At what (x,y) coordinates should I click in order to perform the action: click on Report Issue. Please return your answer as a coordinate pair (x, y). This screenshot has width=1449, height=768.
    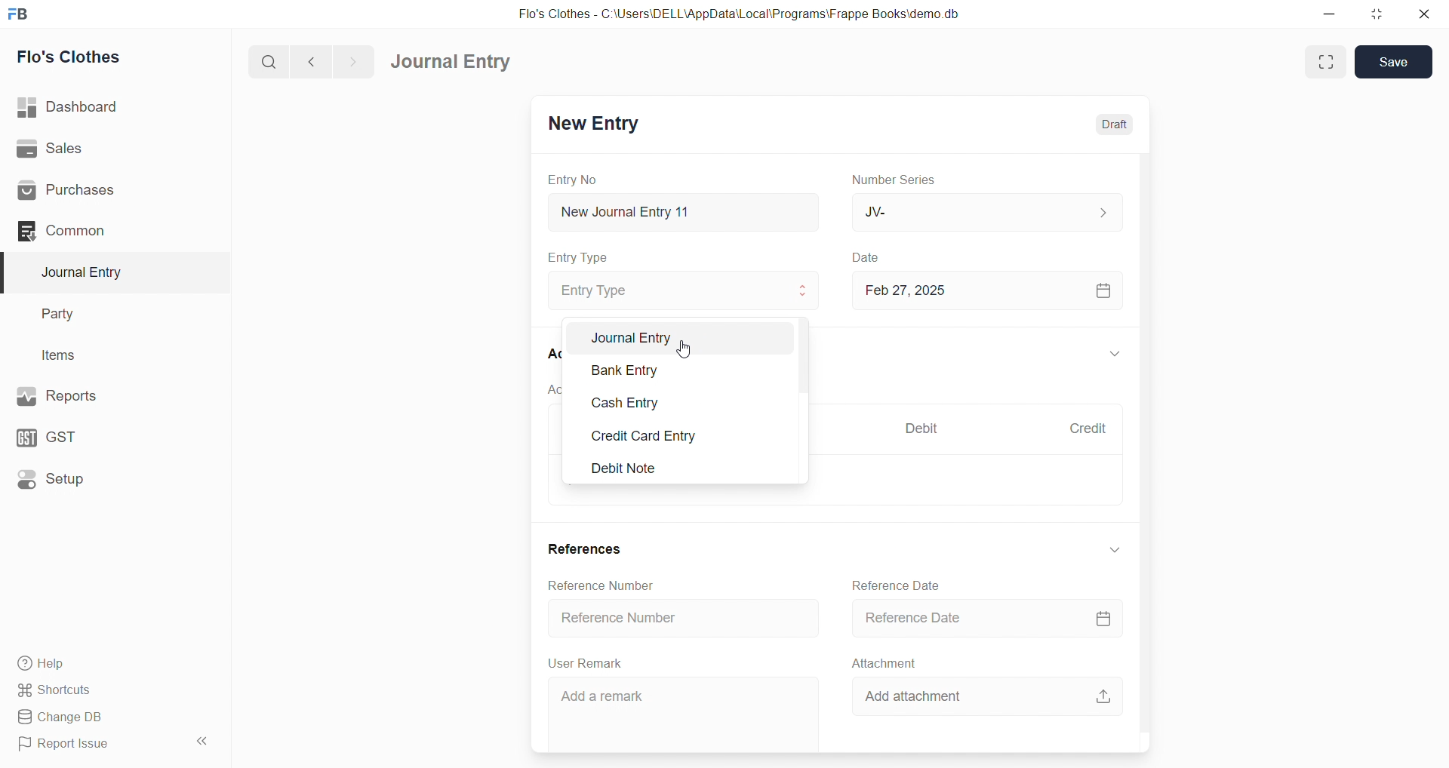
    Looking at the image, I should click on (91, 747).